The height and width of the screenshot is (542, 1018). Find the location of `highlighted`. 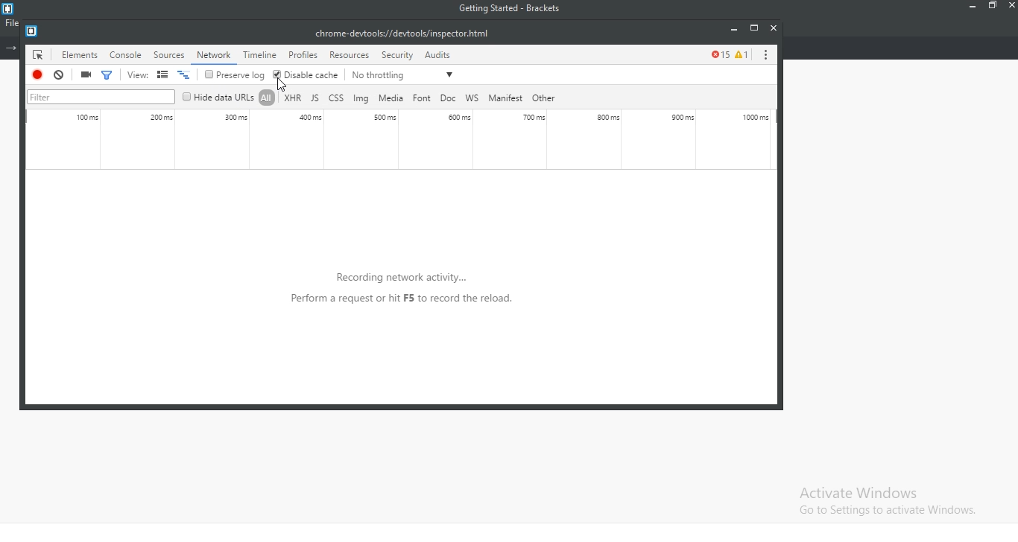

highlighted is located at coordinates (215, 54).